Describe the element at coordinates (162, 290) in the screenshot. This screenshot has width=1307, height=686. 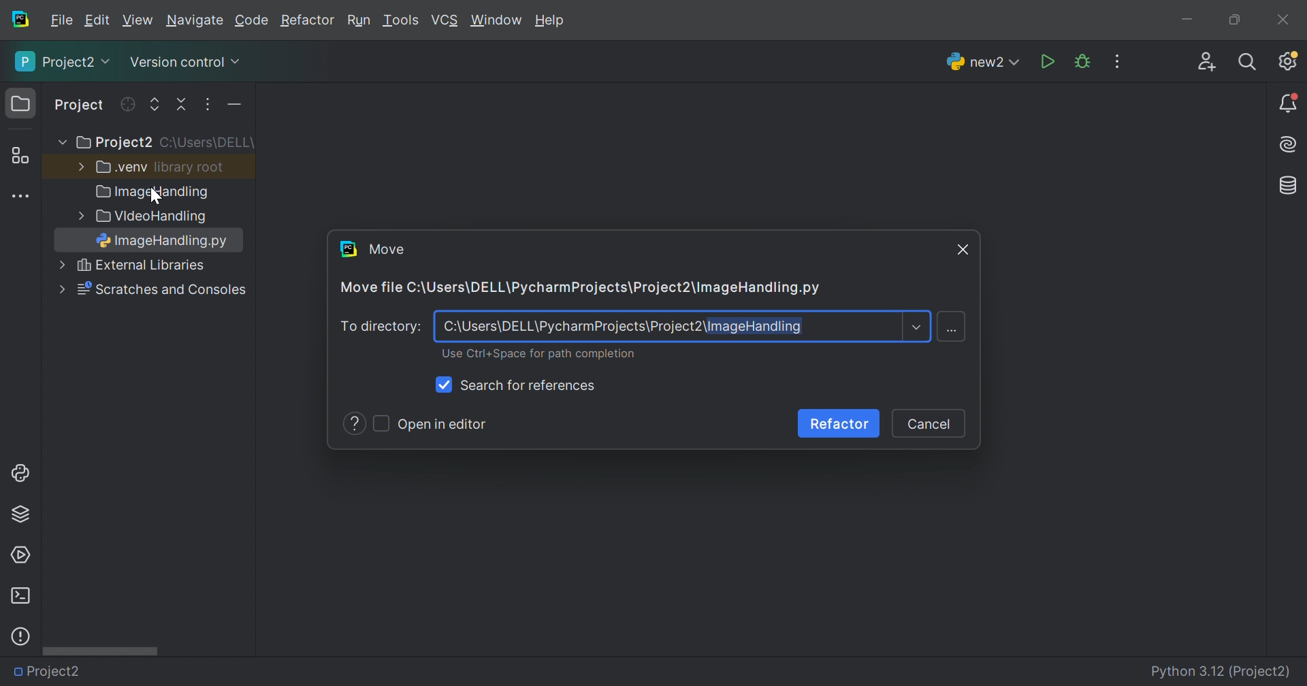
I see `External Libraries` at that location.